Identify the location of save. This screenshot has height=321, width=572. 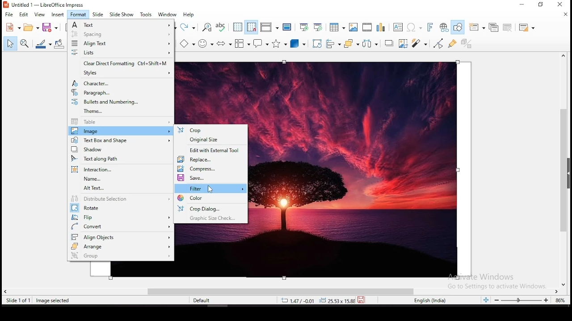
(362, 299).